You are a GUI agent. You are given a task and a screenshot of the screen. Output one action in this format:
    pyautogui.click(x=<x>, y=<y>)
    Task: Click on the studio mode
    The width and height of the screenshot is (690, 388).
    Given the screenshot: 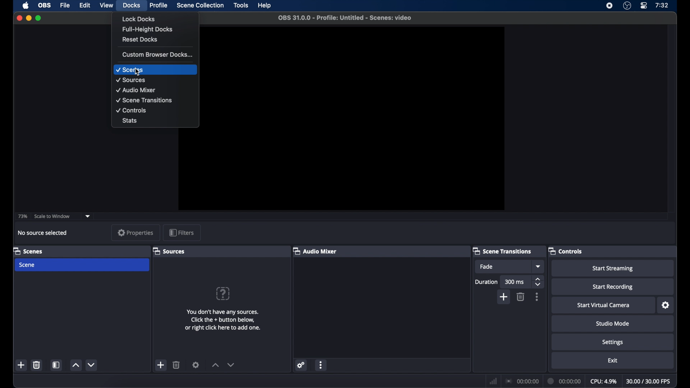 What is the action you would take?
    pyautogui.click(x=613, y=324)
    